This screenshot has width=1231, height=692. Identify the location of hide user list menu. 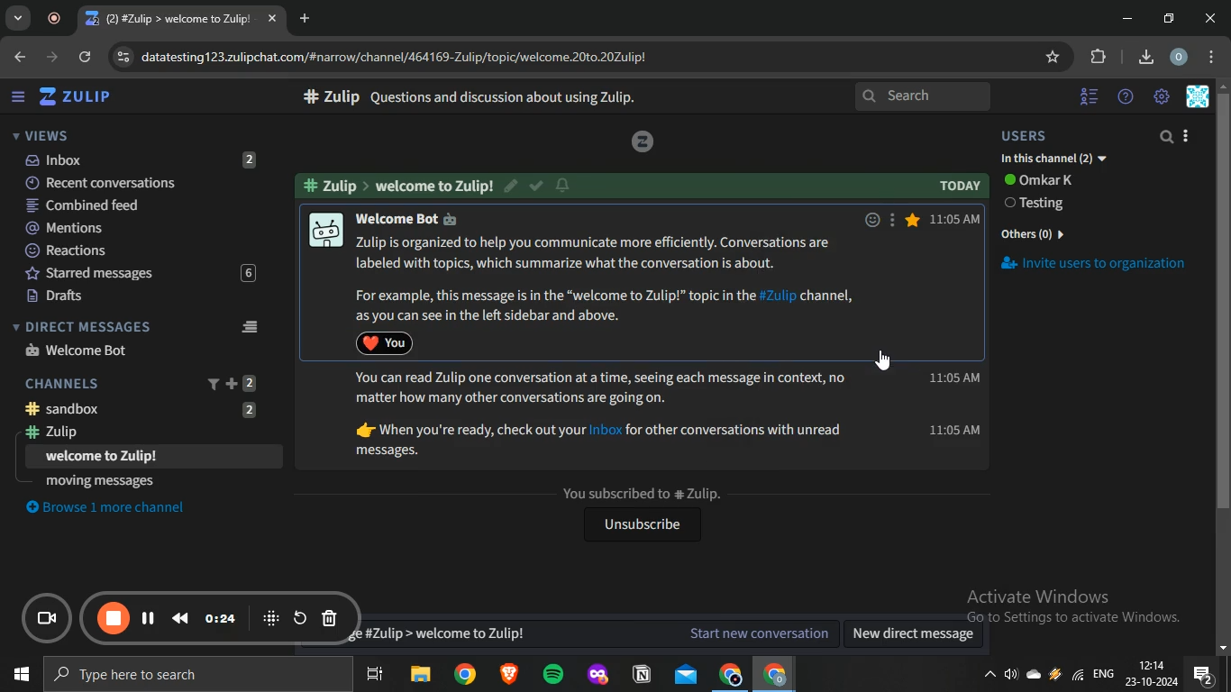
(1090, 94).